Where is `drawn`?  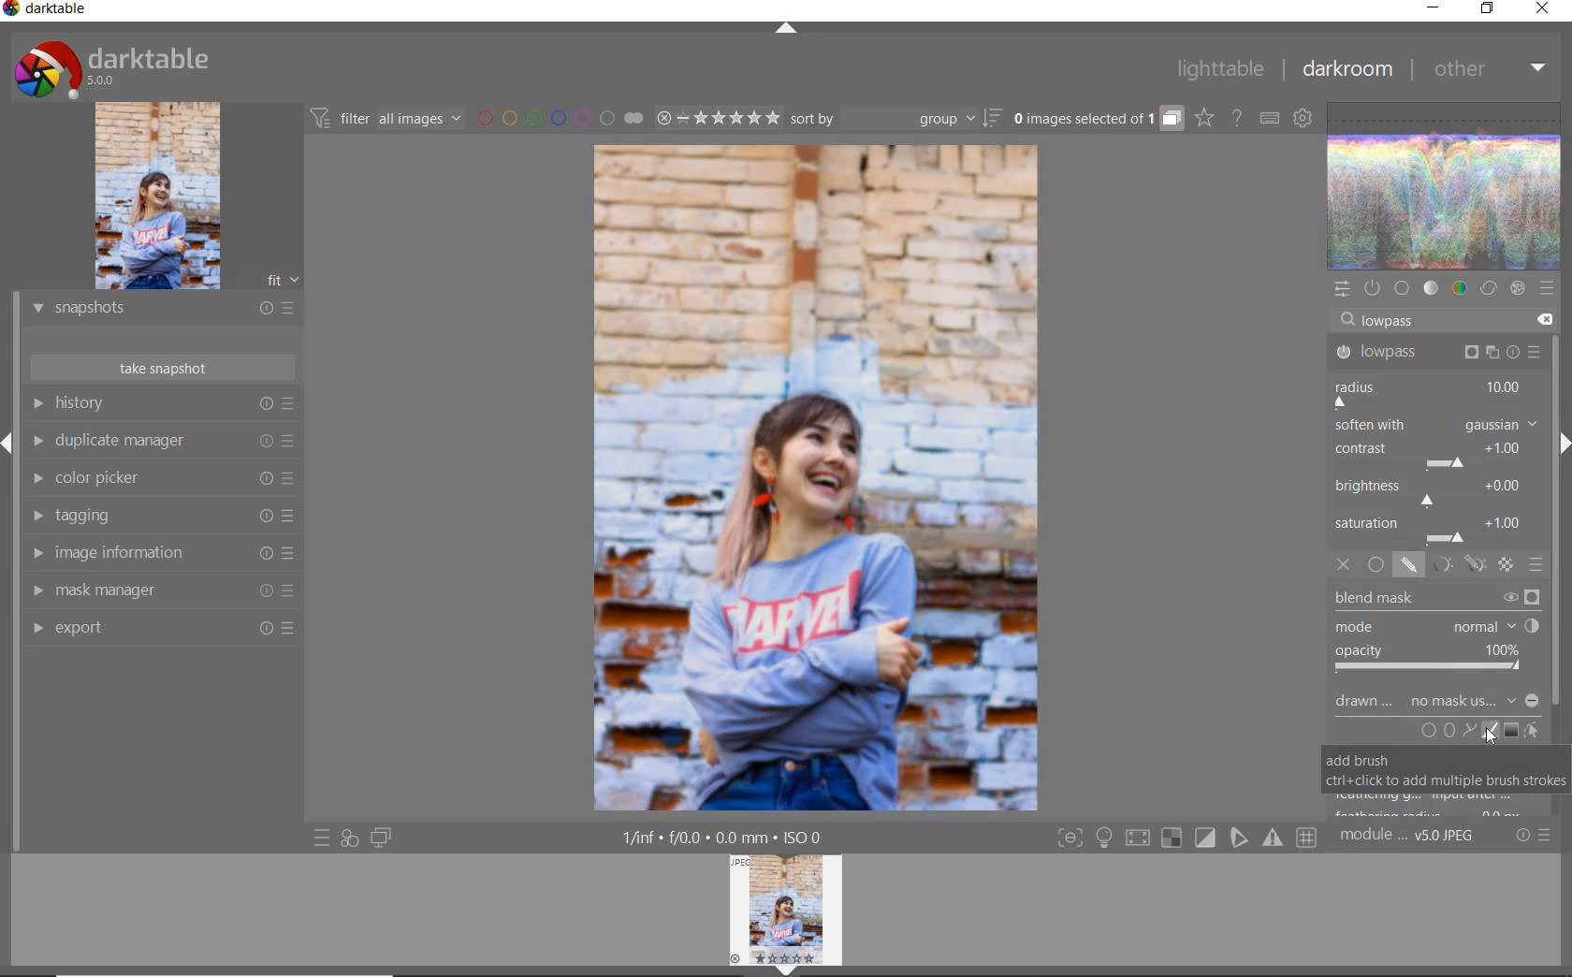
drawn is located at coordinates (1365, 704).